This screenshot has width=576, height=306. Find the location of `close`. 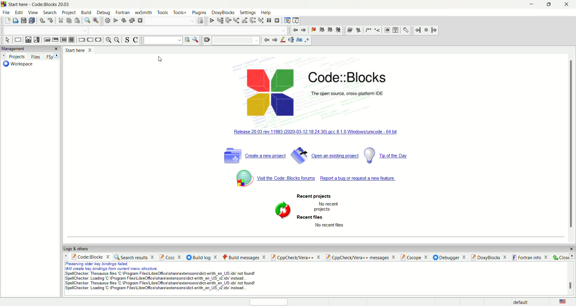

close is located at coordinates (564, 257).